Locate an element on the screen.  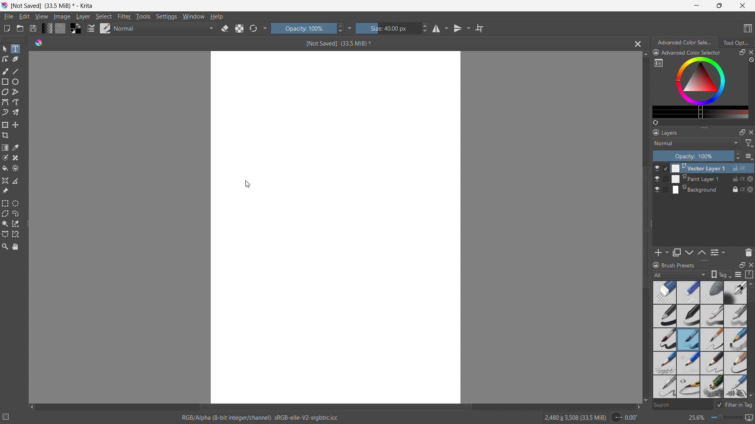
move to a layer is located at coordinates (15, 125).